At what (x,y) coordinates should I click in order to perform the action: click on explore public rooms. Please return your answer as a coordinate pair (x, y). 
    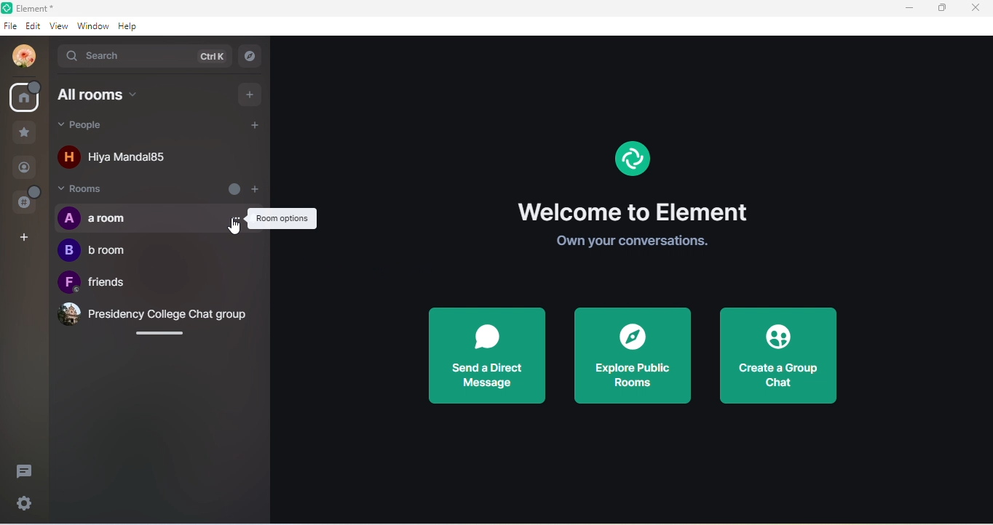
    Looking at the image, I should click on (632, 354).